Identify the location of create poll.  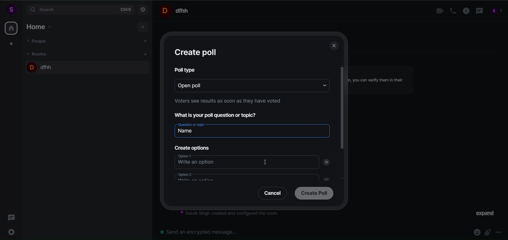
(313, 194).